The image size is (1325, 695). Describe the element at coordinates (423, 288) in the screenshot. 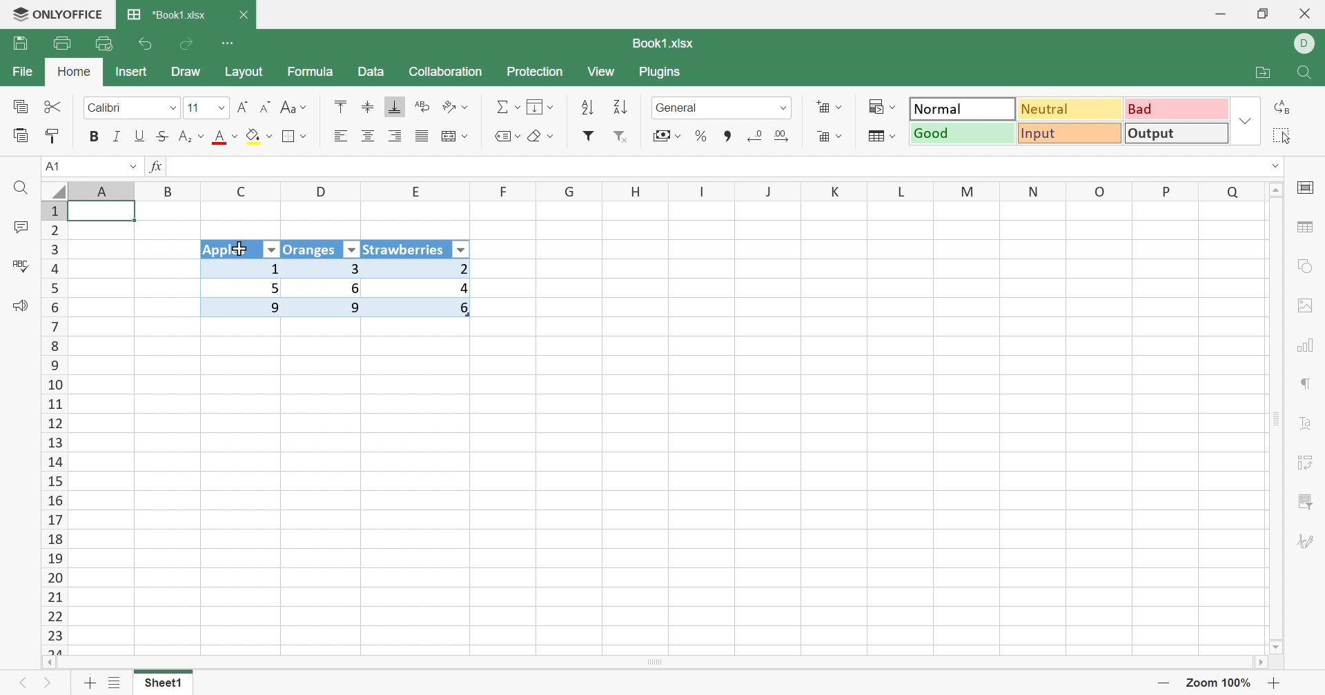

I see `4` at that location.